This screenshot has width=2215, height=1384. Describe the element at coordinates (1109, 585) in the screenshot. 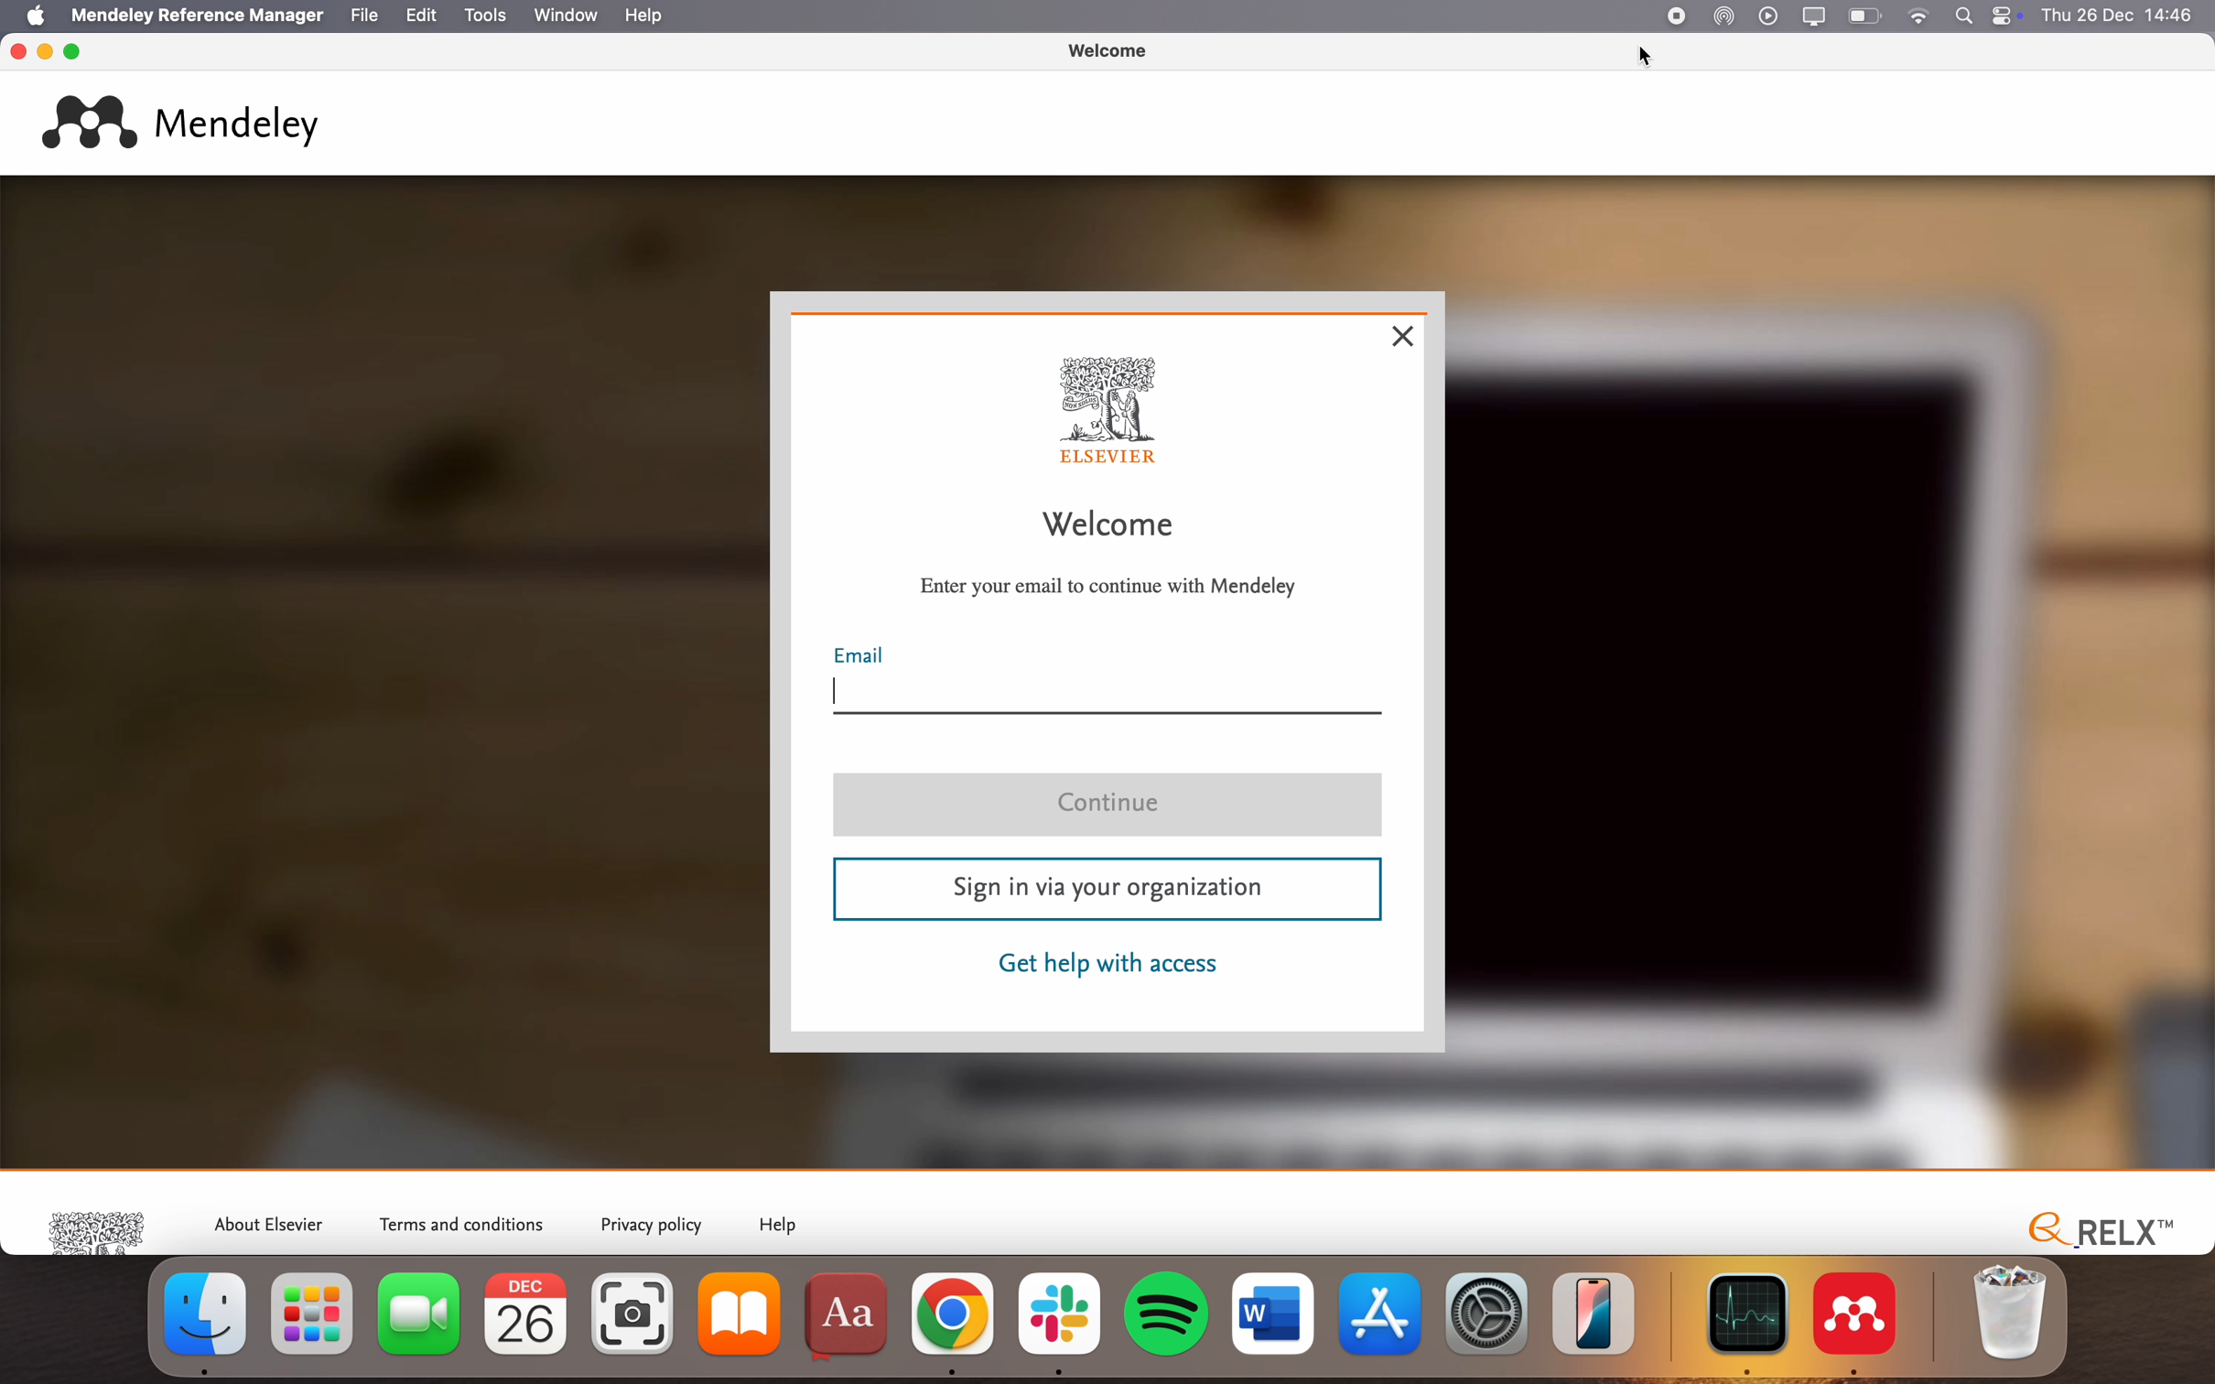

I see `Enter your email to continue with Mendeley` at that location.